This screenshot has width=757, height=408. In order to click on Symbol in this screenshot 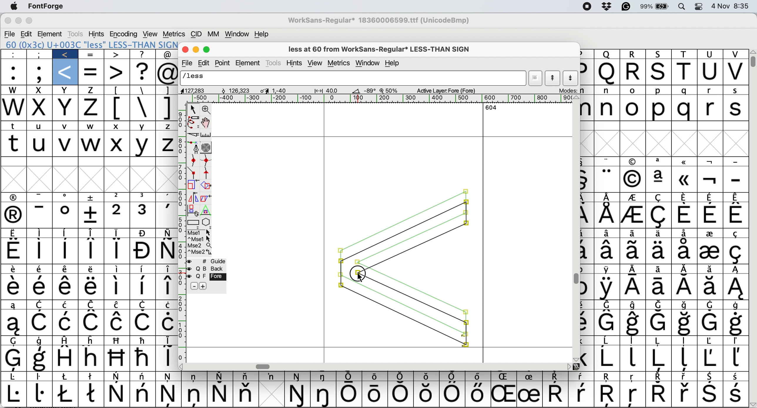, I will do `click(709, 394)`.